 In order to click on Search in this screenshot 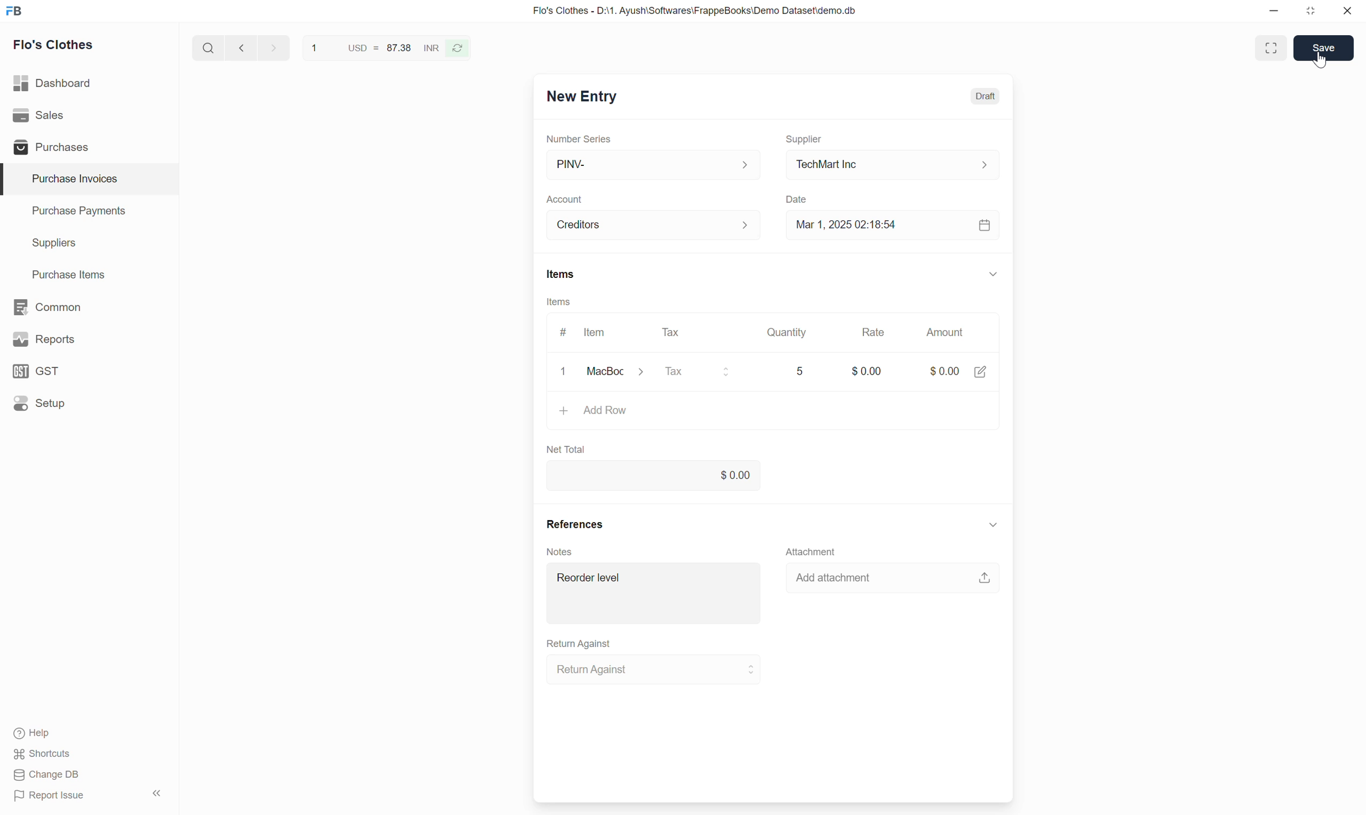, I will do `click(209, 48)`.